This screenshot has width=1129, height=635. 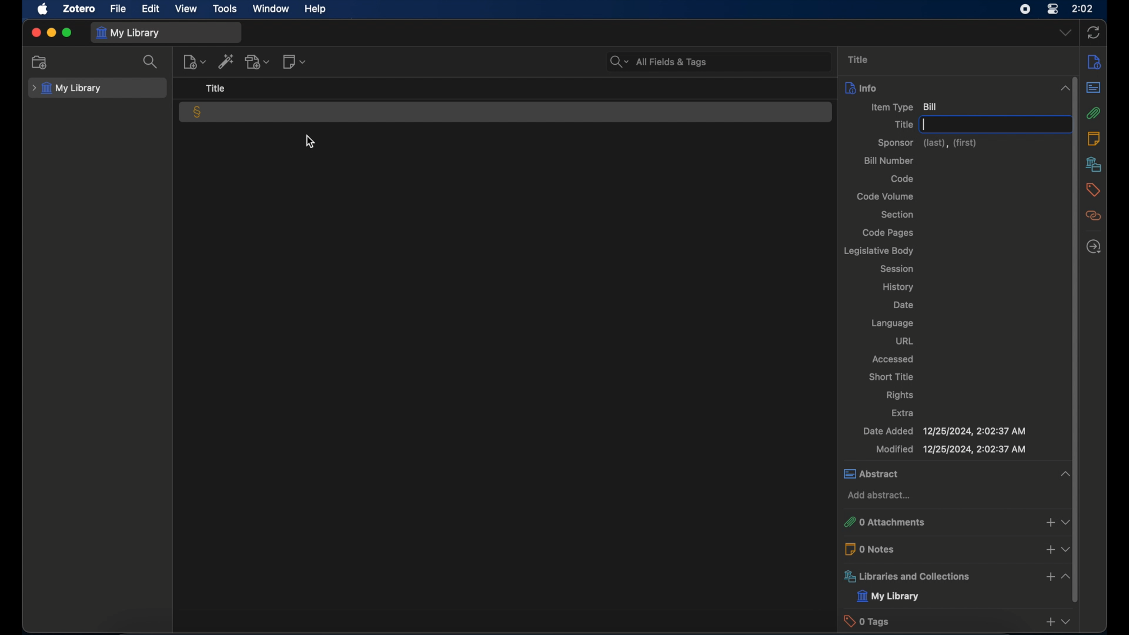 What do you see at coordinates (892, 324) in the screenshot?
I see `language` at bounding box center [892, 324].